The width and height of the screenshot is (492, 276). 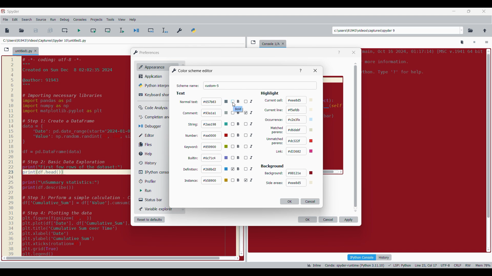 What do you see at coordinates (152, 126) in the screenshot?
I see `Debugger` at bounding box center [152, 126].